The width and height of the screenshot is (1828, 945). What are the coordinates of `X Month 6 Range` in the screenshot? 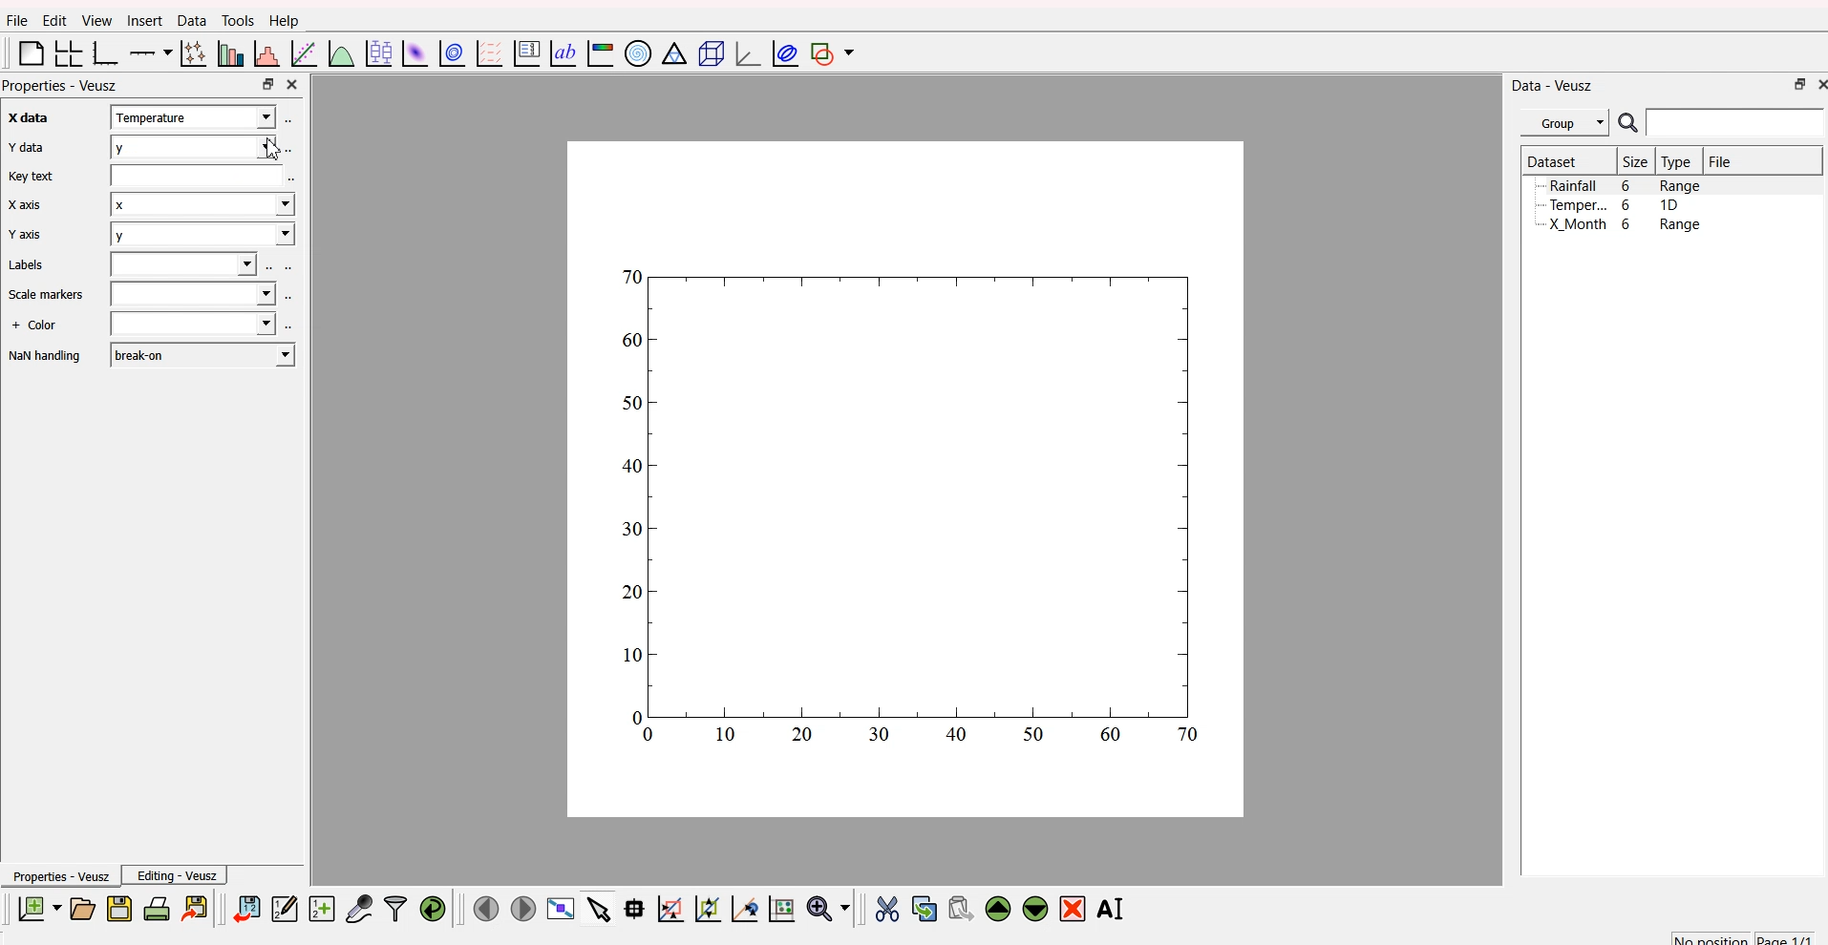 It's located at (1625, 224).